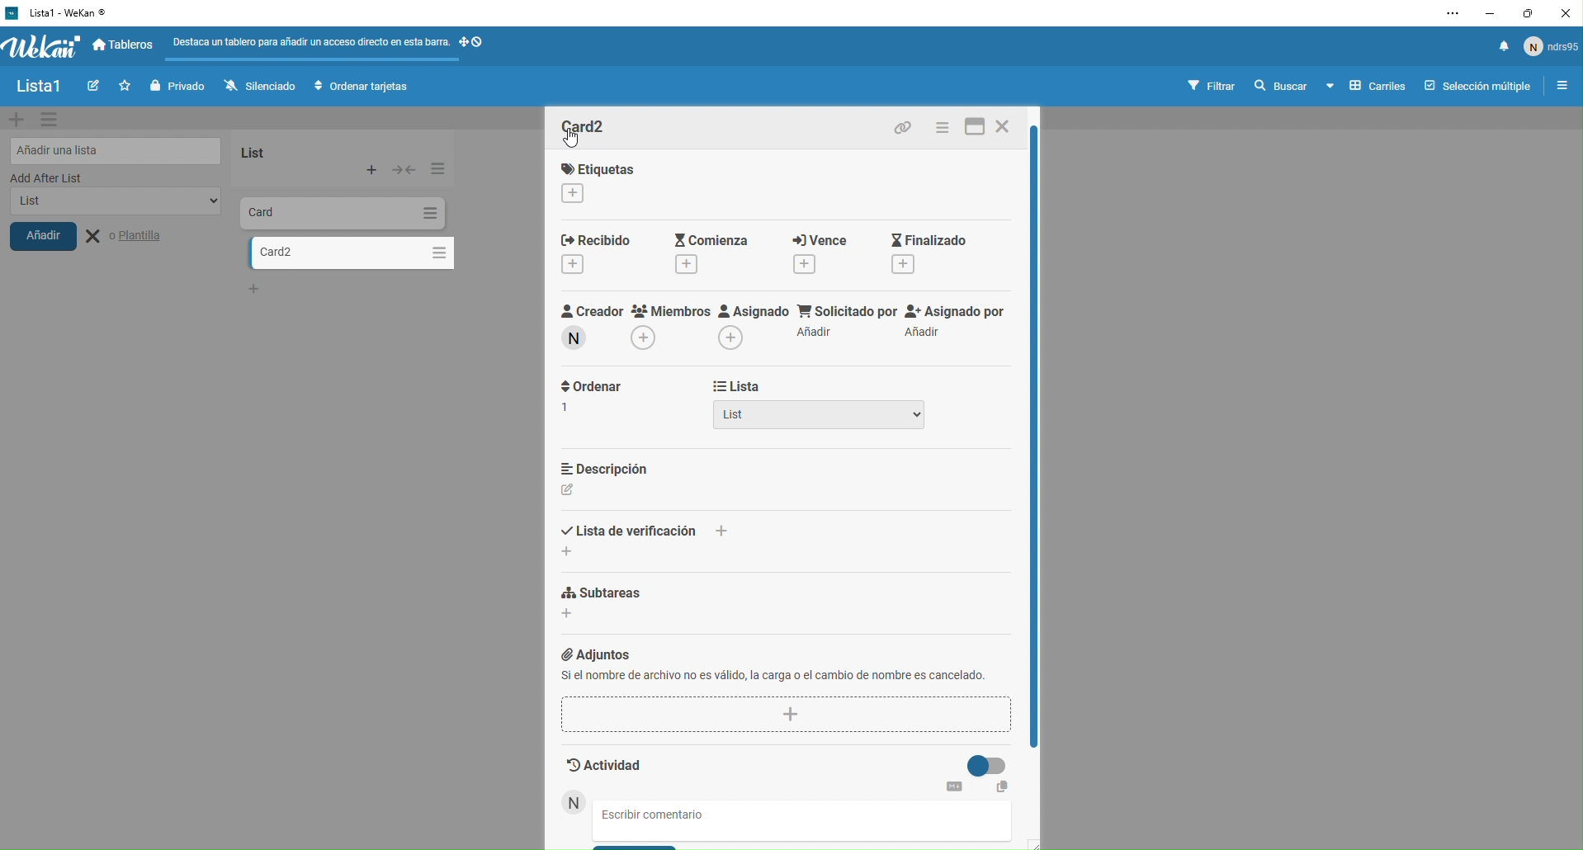 This screenshot has width=1583, height=850. Describe the element at coordinates (789, 772) in the screenshot. I see `activities` at that location.